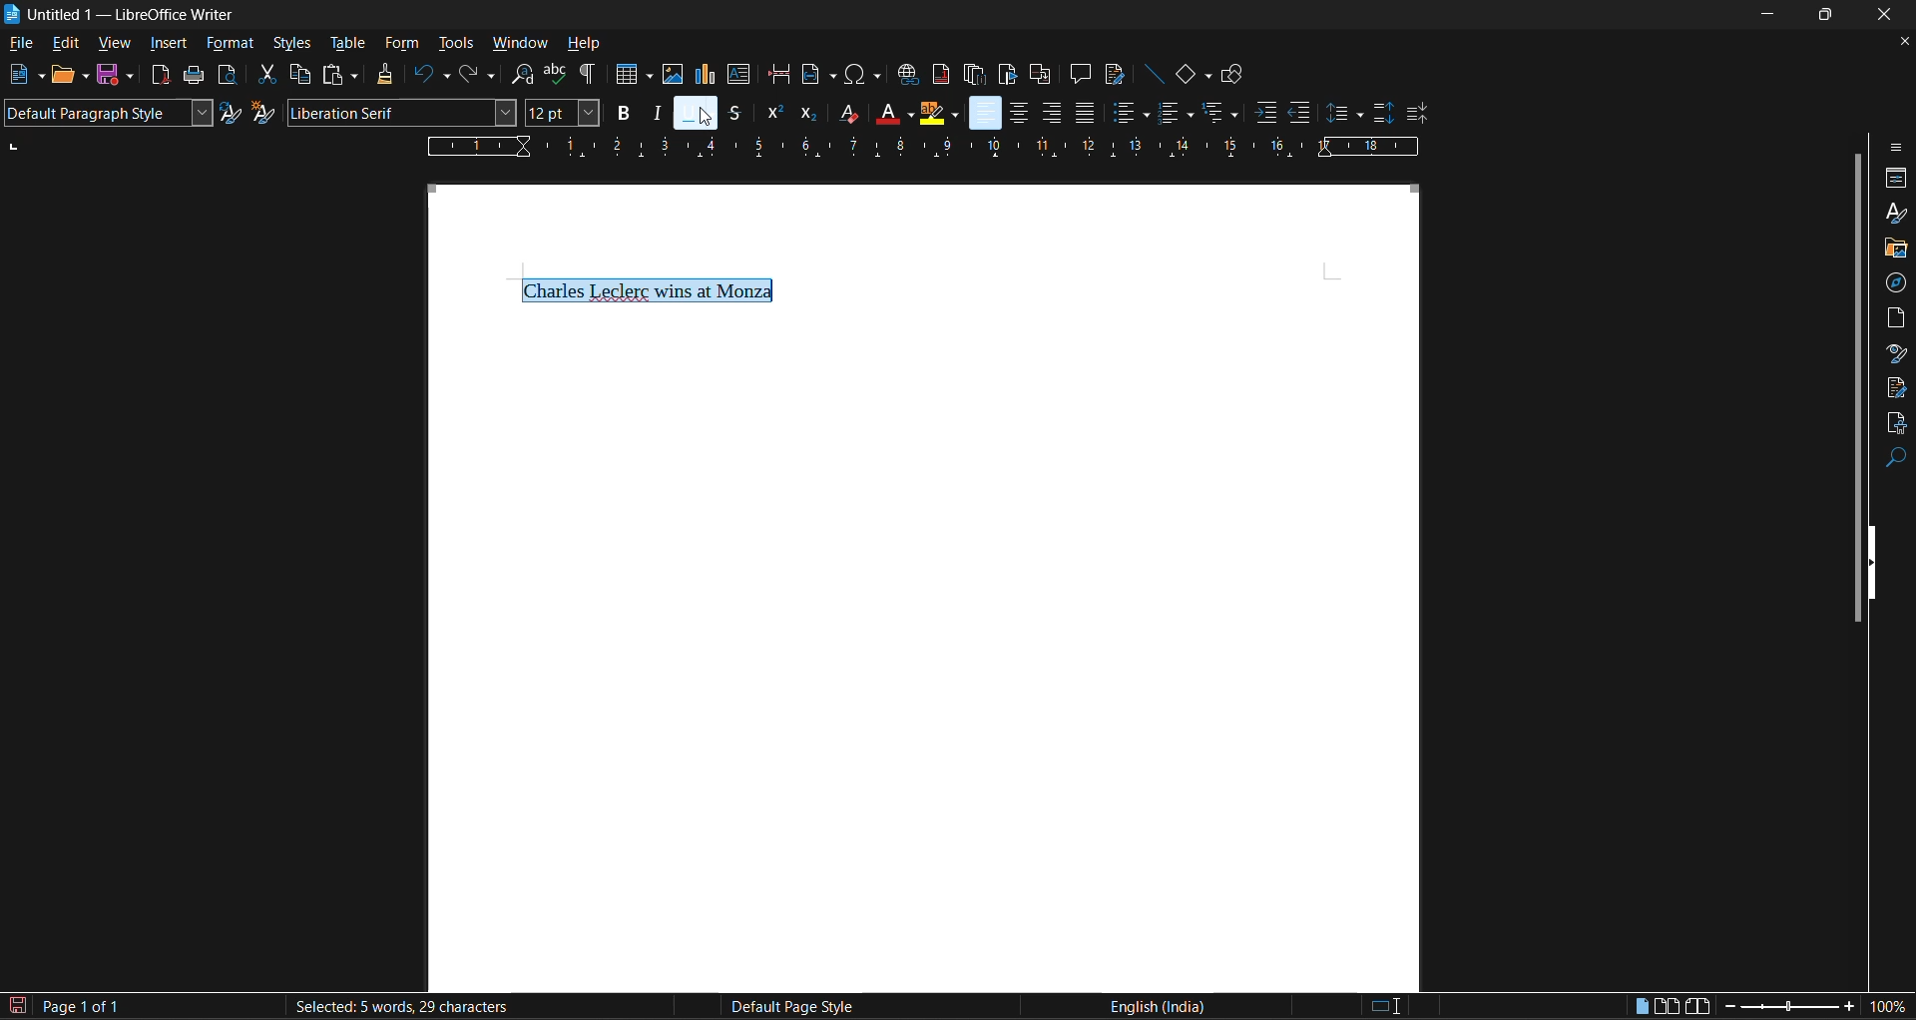 The image size is (1916, 1020). What do you see at coordinates (627, 74) in the screenshot?
I see `insert table` at bounding box center [627, 74].